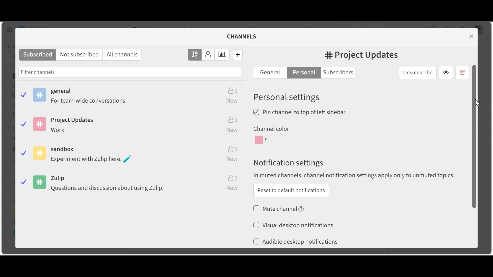 This screenshot has height=277, width=493. Describe the element at coordinates (238, 54) in the screenshot. I see `Create new channel` at that location.